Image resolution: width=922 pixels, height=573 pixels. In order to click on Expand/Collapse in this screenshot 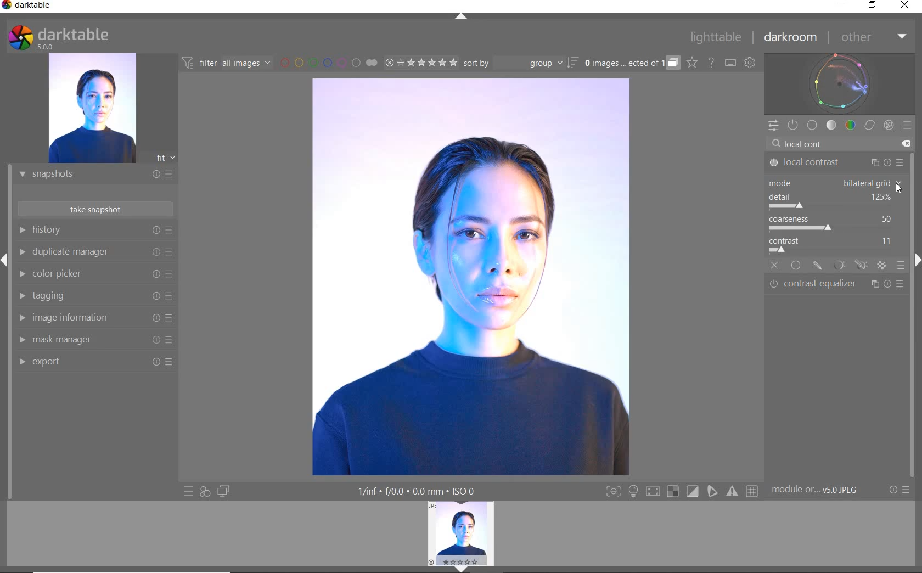, I will do `click(916, 259)`.